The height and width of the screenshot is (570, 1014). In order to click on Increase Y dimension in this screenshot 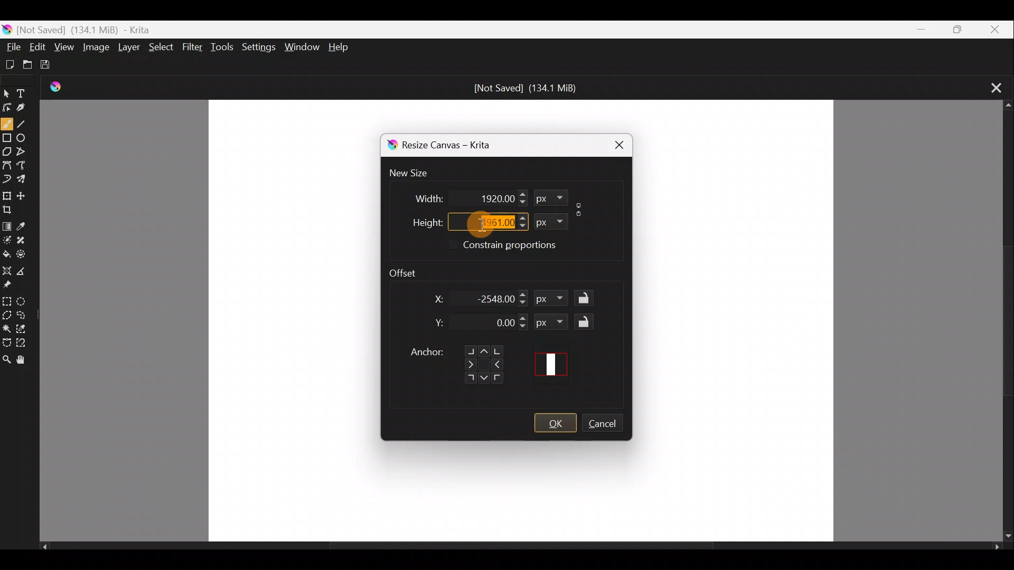, I will do `click(523, 318)`.